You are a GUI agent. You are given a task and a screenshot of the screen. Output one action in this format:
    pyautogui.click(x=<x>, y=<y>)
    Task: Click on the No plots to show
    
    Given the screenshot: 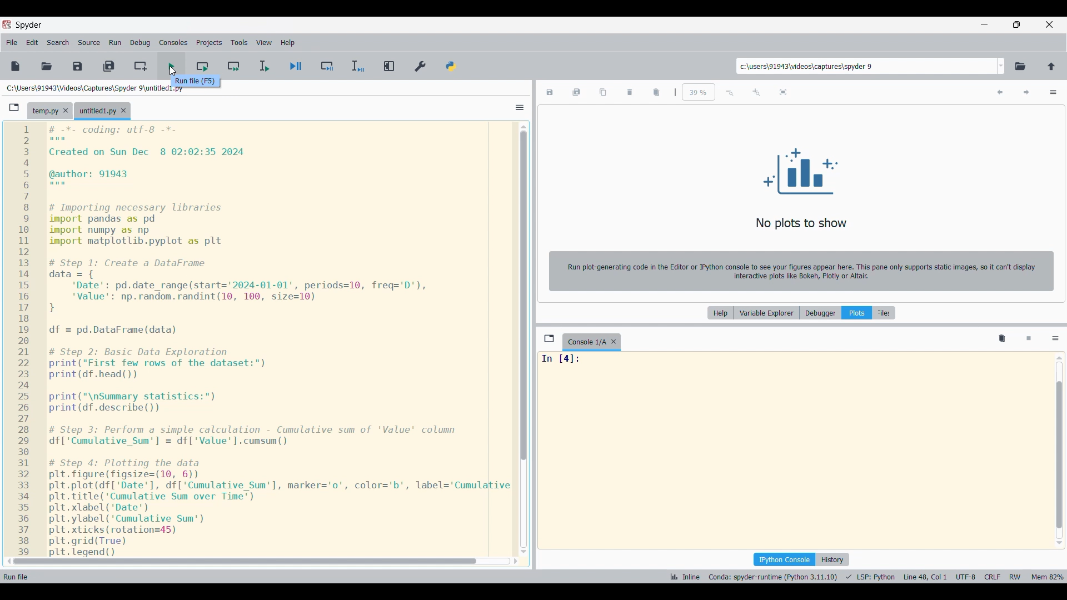 What is the action you would take?
    pyautogui.click(x=805, y=187)
    